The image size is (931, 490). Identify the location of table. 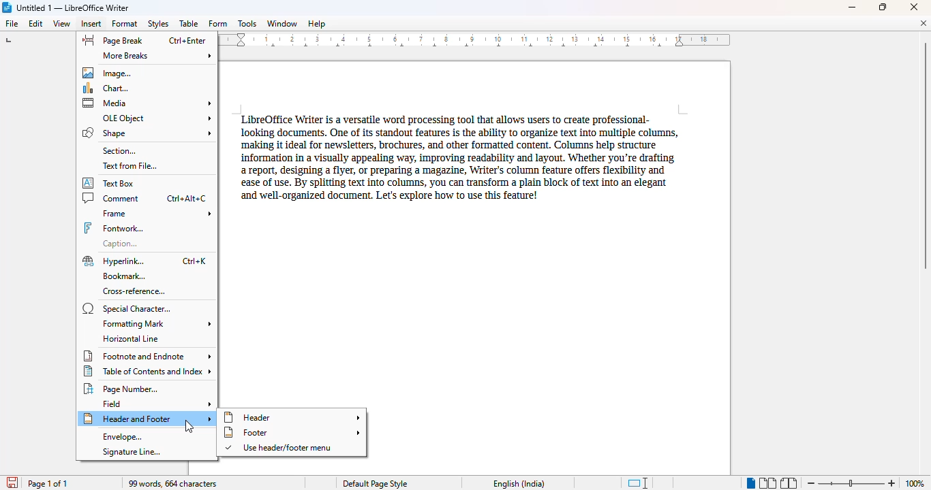
(189, 24).